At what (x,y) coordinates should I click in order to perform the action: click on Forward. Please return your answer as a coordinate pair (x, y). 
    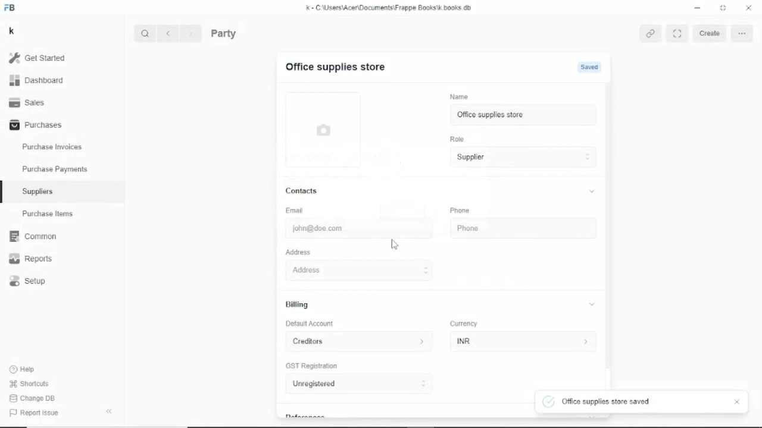
    Looking at the image, I should click on (192, 33).